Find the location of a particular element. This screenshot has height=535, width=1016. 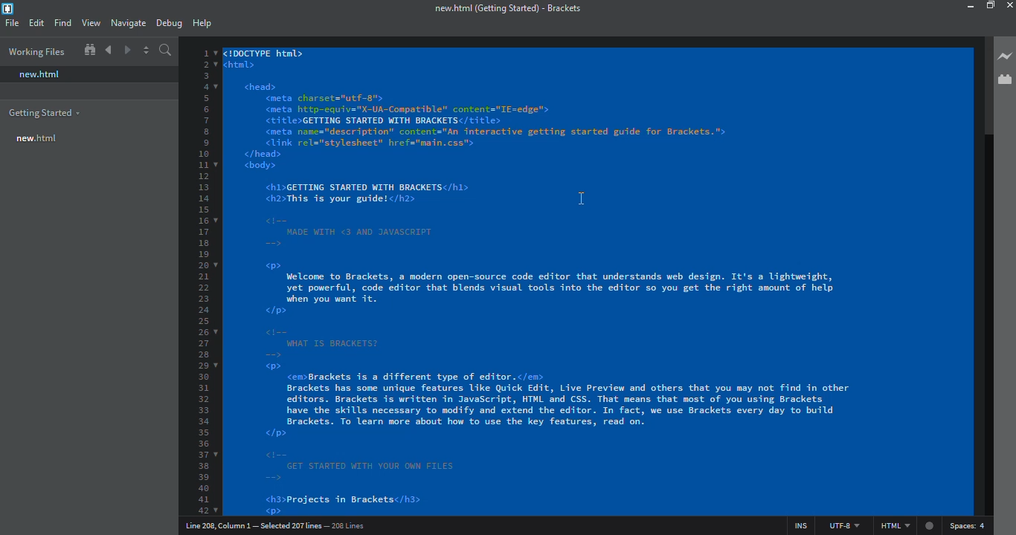

line number is located at coordinates (206, 279).